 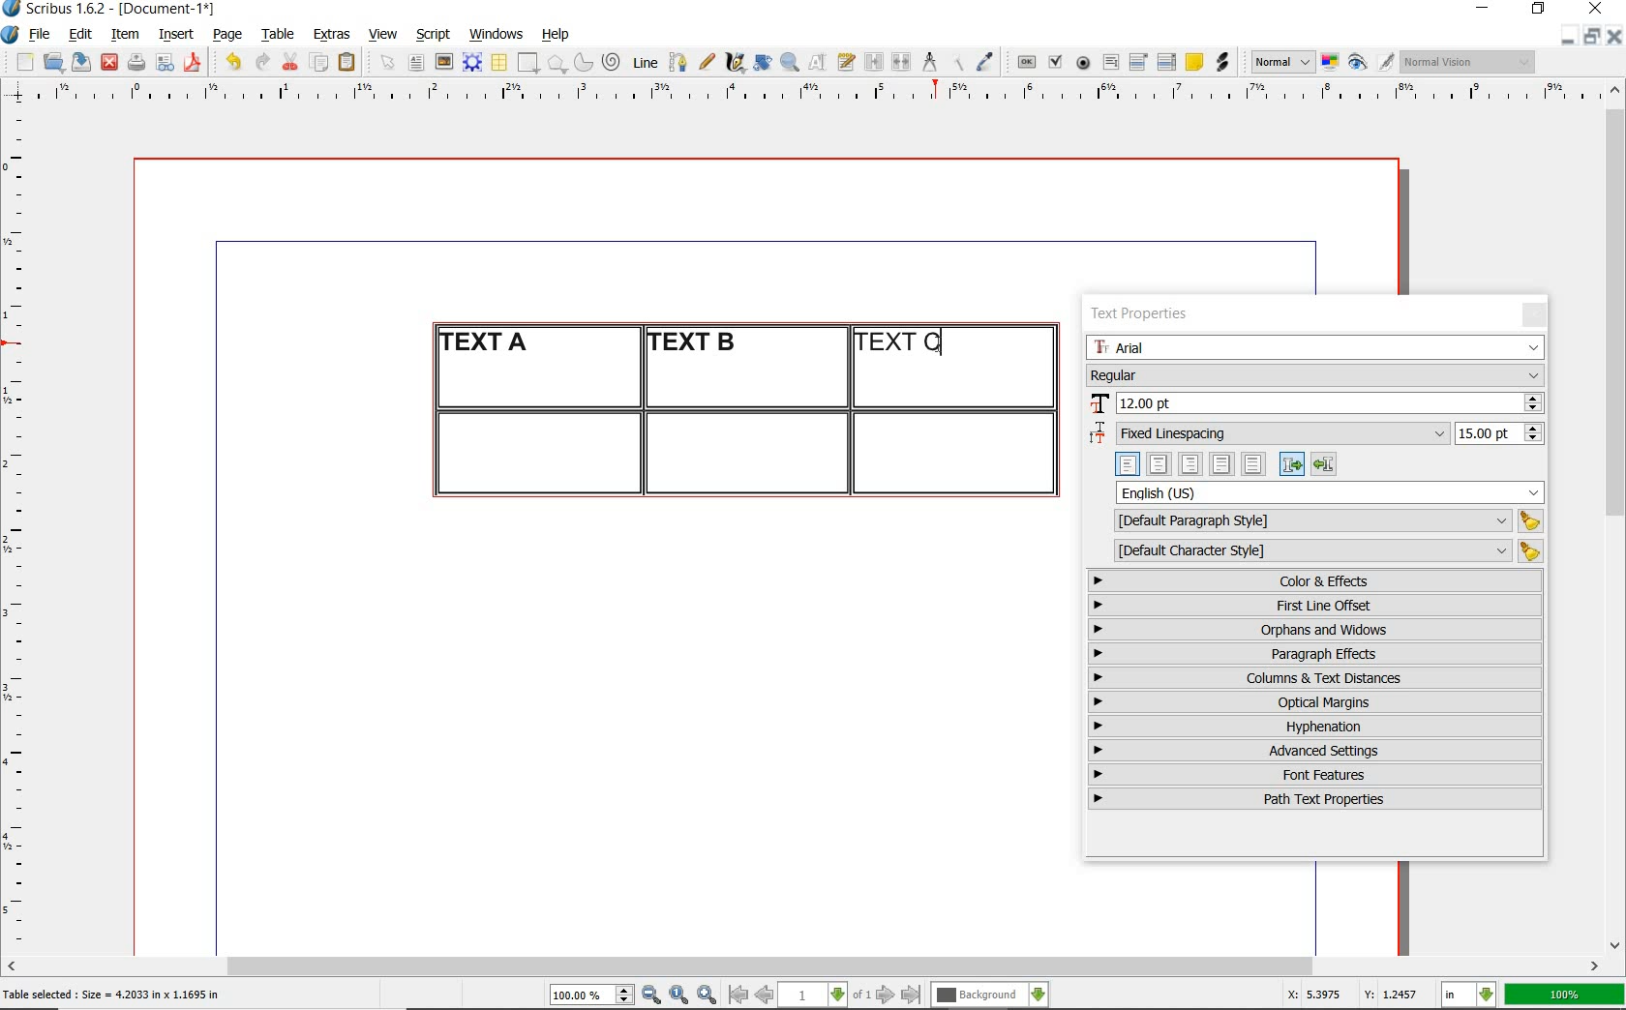 What do you see at coordinates (613, 62) in the screenshot?
I see `spiral` at bounding box center [613, 62].